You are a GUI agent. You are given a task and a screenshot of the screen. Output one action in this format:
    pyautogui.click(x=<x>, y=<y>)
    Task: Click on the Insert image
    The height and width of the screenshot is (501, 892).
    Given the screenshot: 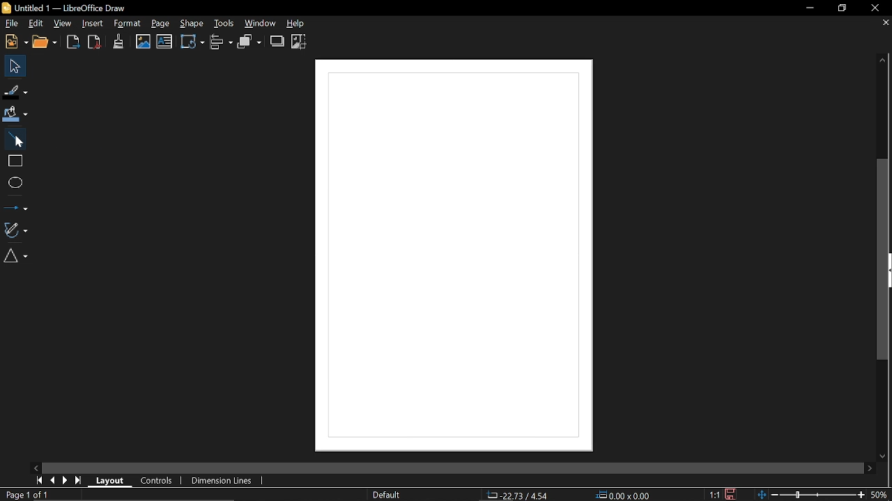 What is the action you would take?
    pyautogui.click(x=144, y=42)
    